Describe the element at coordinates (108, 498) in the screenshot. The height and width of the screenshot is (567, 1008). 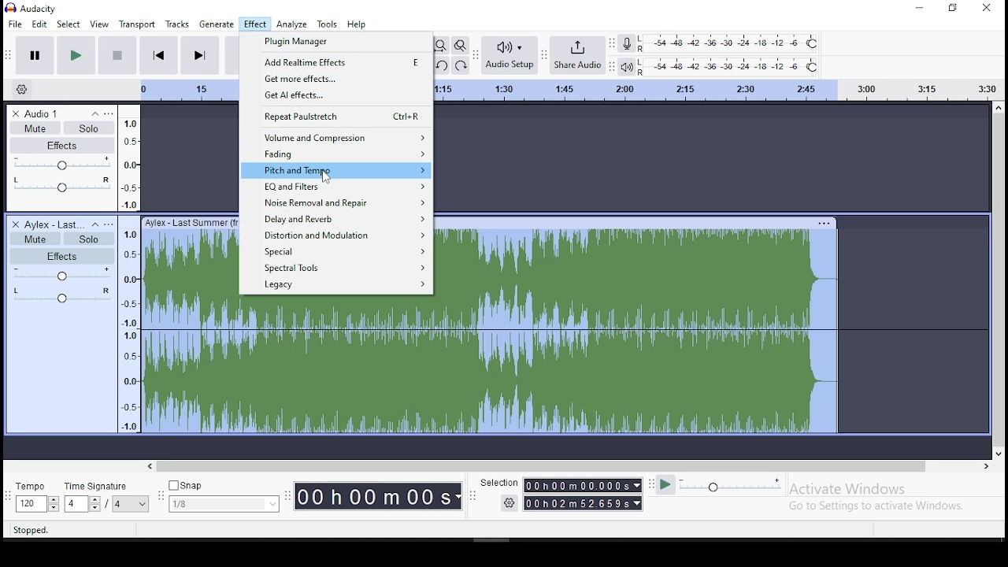
I see `time signature` at that location.